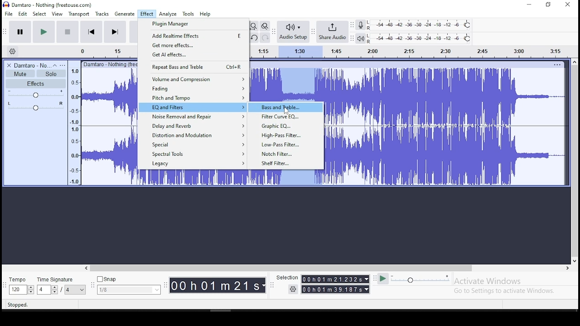  Describe the element at coordinates (215, 285) in the screenshot. I see `0O0hO01m21s` at that location.